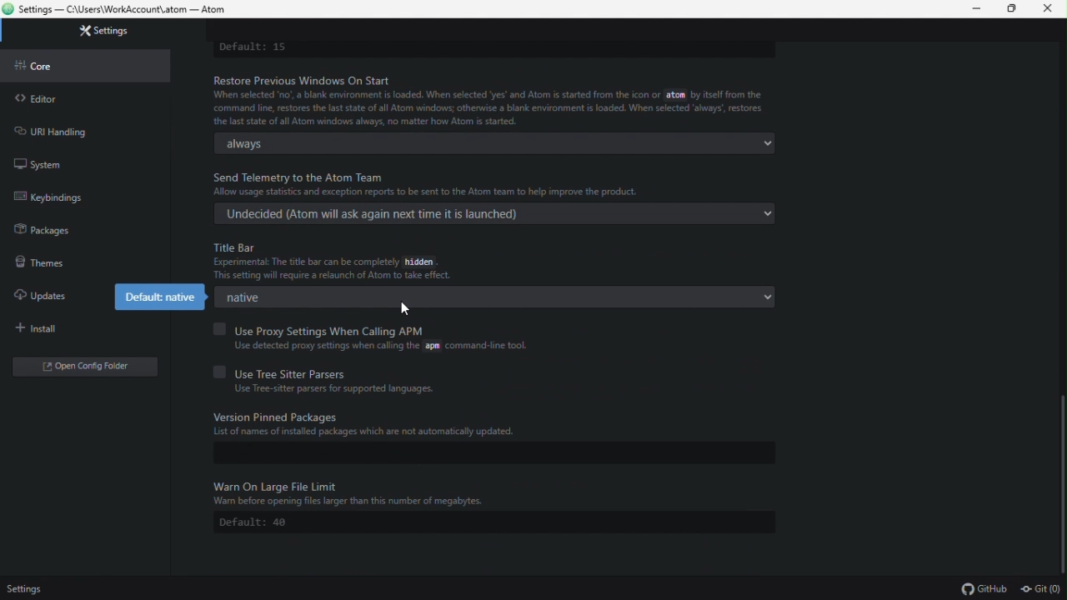  What do you see at coordinates (496, 143) in the screenshot?
I see `always` at bounding box center [496, 143].